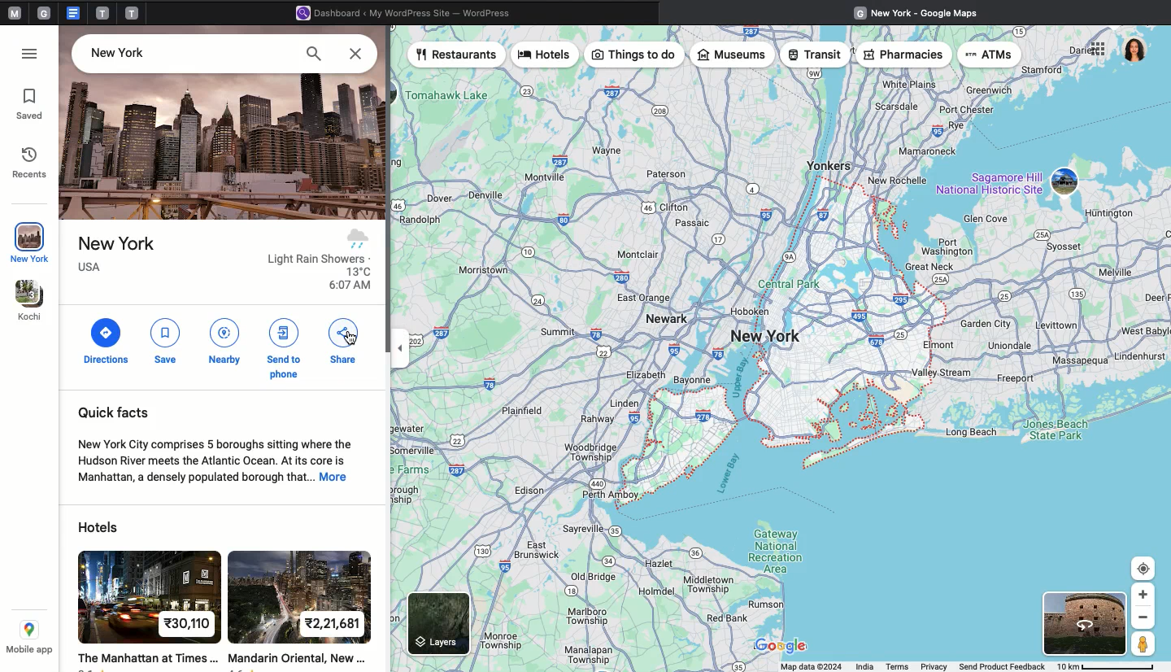 This screenshot has height=672, width=1171. What do you see at coordinates (353, 54) in the screenshot?
I see `Close` at bounding box center [353, 54].